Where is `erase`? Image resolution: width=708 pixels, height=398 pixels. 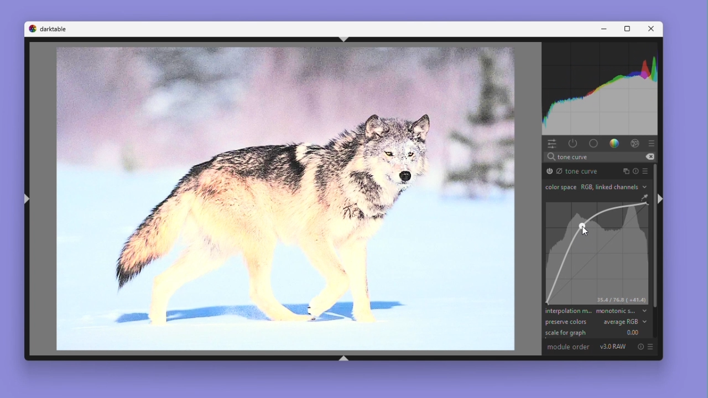
erase is located at coordinates (649, 157).